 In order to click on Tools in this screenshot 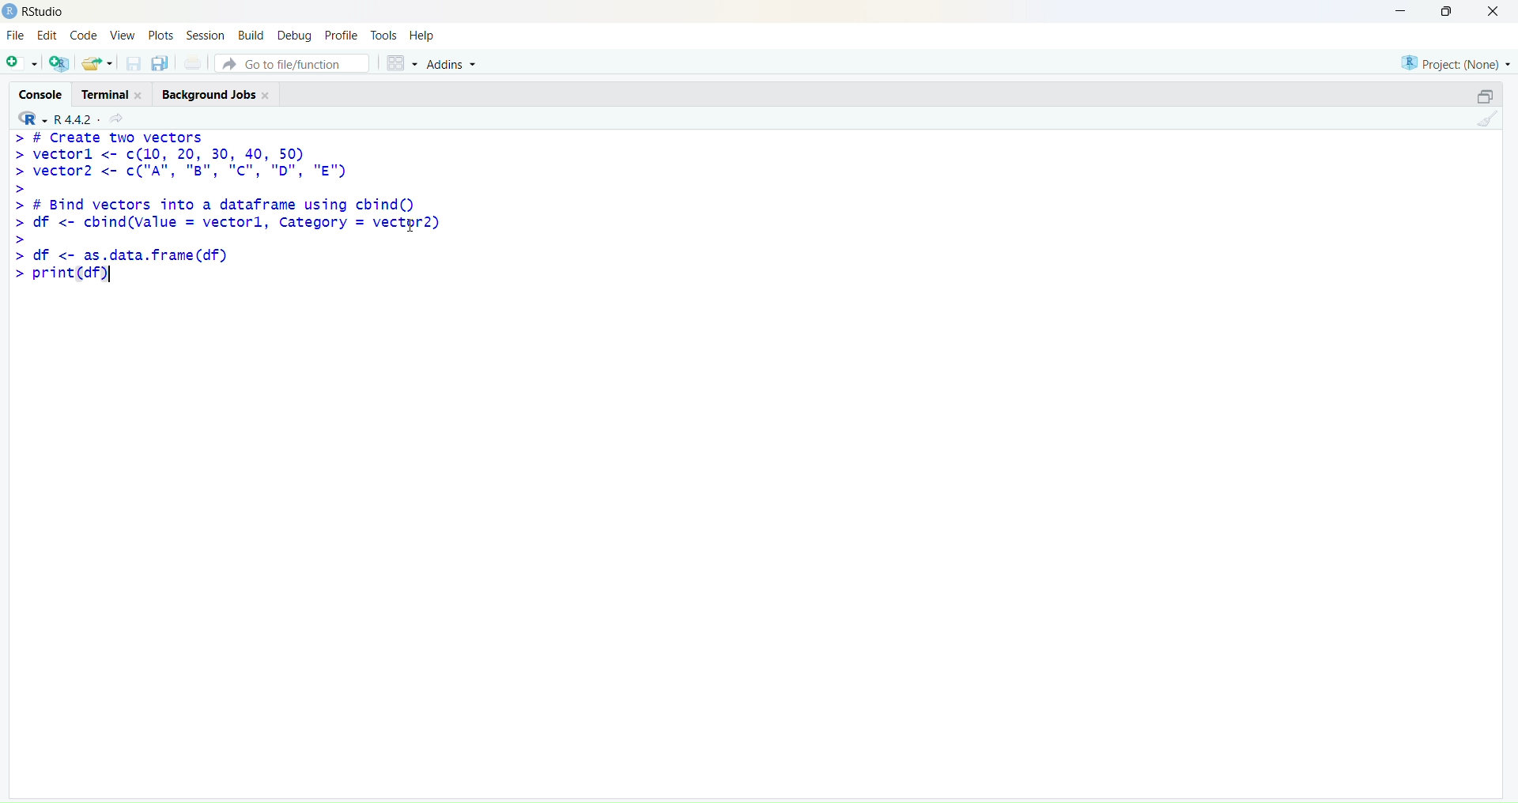, I will do `click(384, 35)`.